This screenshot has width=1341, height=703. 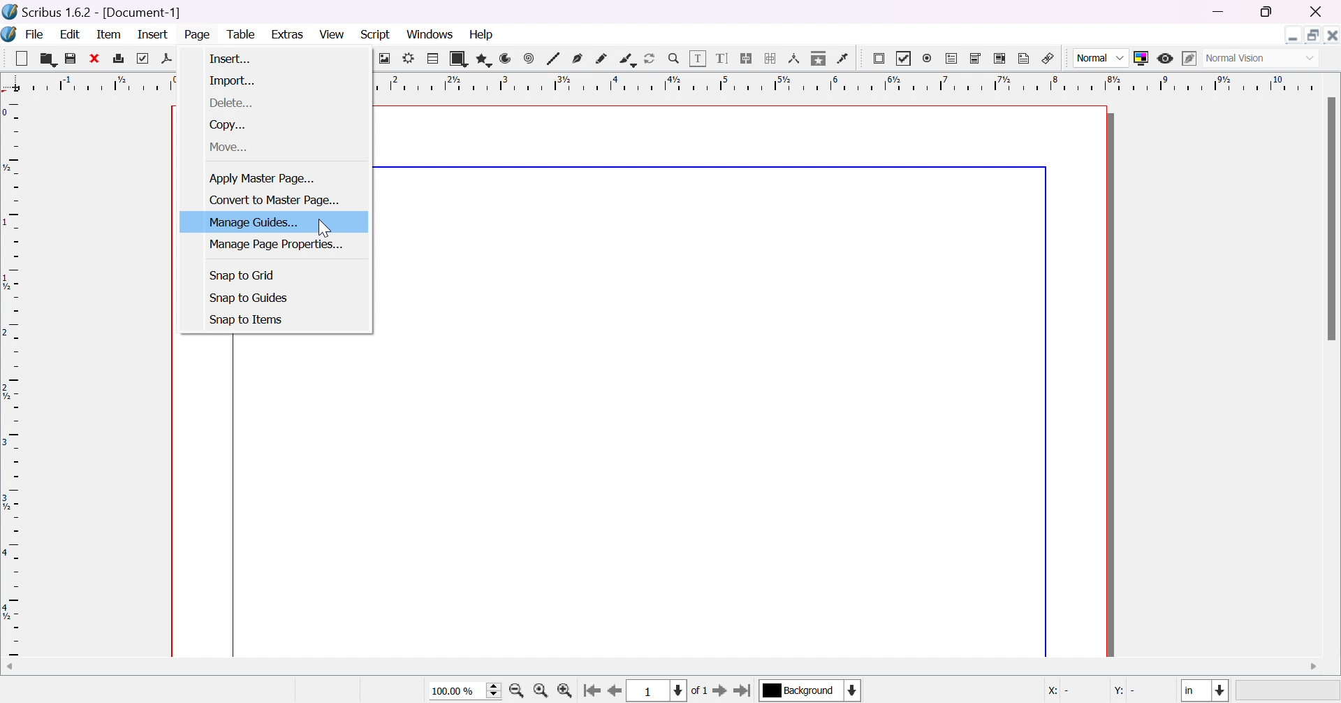 I want to click on link text frames, so click(x=749, y=59).